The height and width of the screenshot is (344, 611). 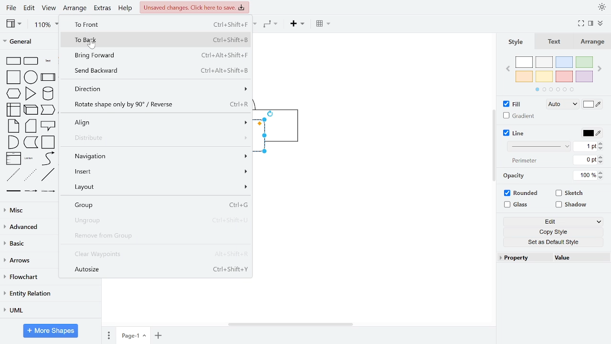 What do you see at coordinates (555, 42) in the screenshot?
I see `text` at bounding box center [555, 42].